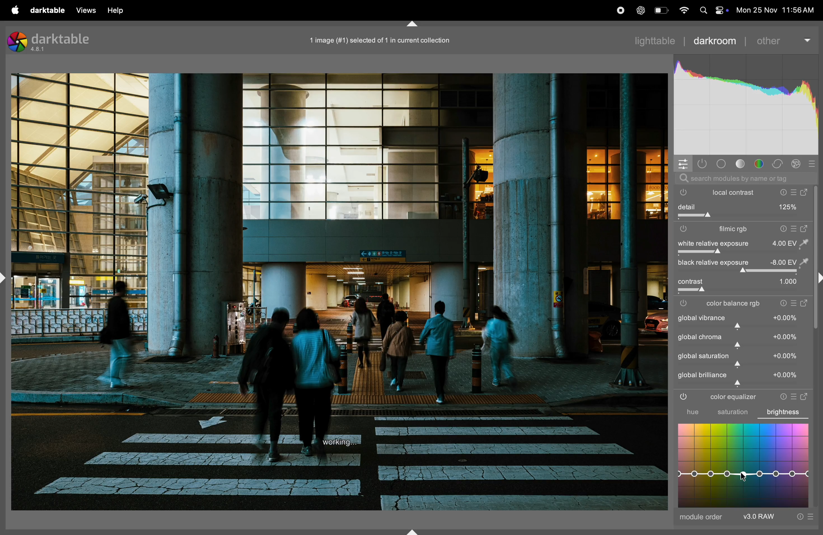 This screenshot has height=535, width=823. Describe the element at coordinates (660, 10) in the screenshot. I see `battery` at that location.